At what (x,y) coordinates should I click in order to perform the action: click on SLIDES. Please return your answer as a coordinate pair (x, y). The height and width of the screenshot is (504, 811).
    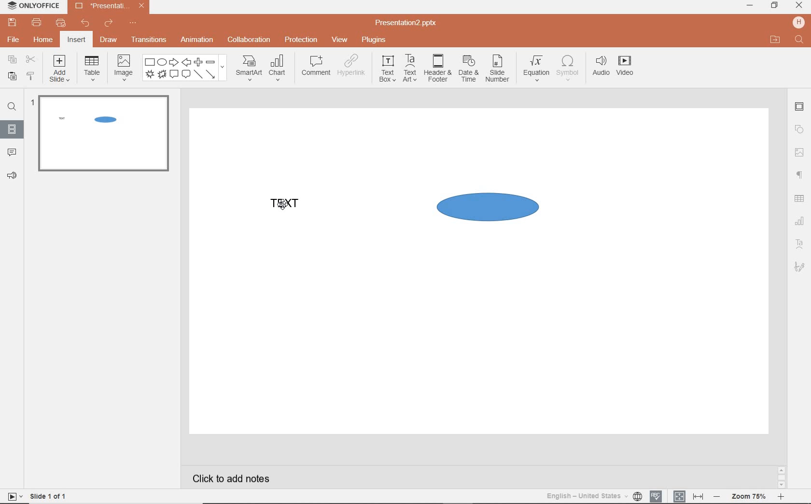
    Looking at the image, I should click on (13, 128).